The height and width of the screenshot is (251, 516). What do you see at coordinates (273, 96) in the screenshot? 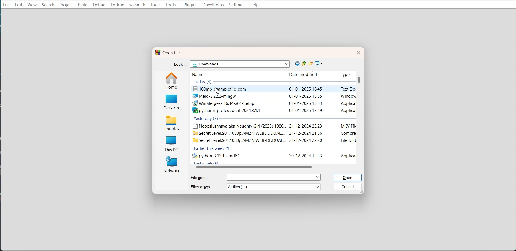
I see `meld-3.22.2-mingw` at bounding box center [273, 96].